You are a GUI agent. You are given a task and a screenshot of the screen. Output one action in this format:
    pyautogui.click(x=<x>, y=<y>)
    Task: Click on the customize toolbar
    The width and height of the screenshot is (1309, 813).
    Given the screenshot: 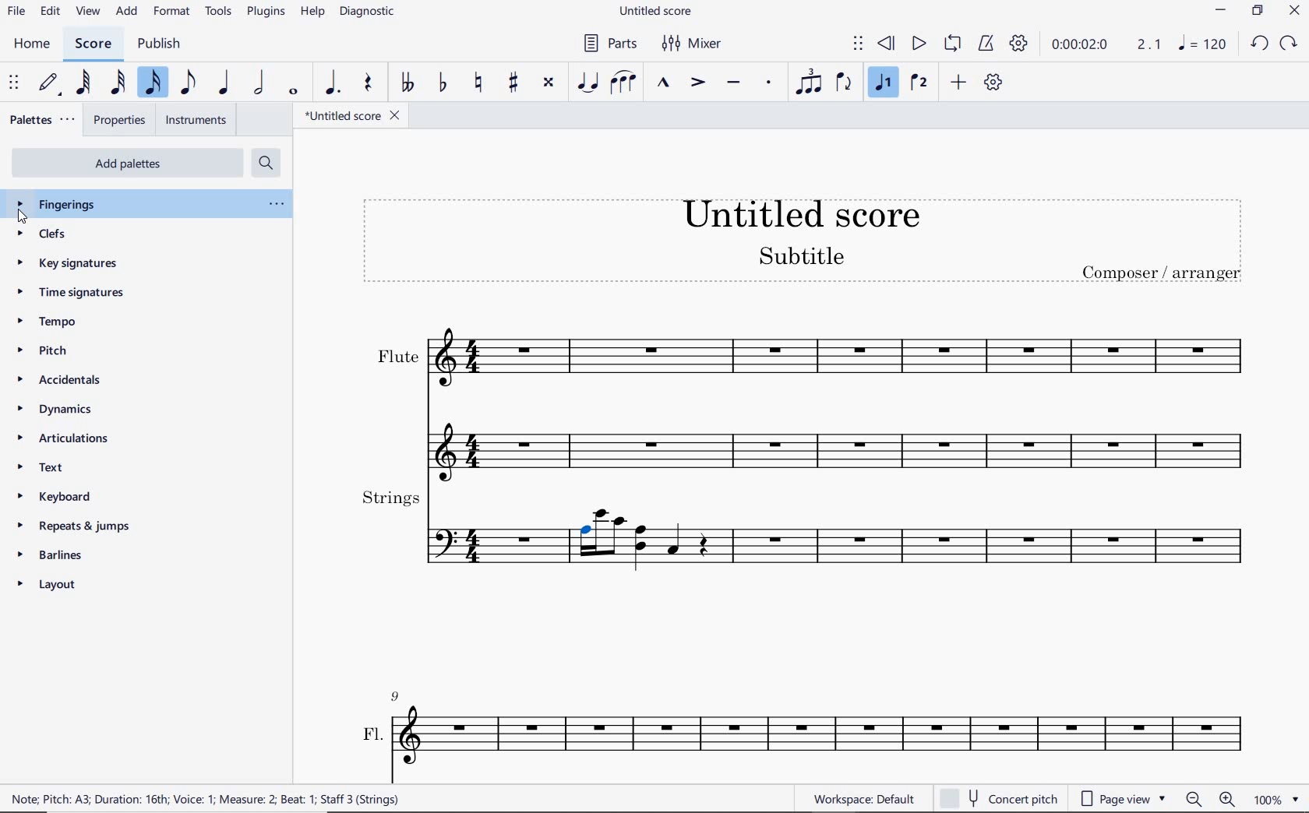 What is the action you would take?
    pyautogui.click(x=994, y=83)
    